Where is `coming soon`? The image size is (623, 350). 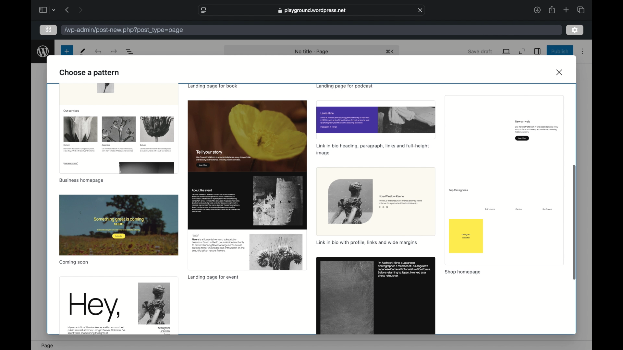 coming soon is located at coordinates (74, 262).